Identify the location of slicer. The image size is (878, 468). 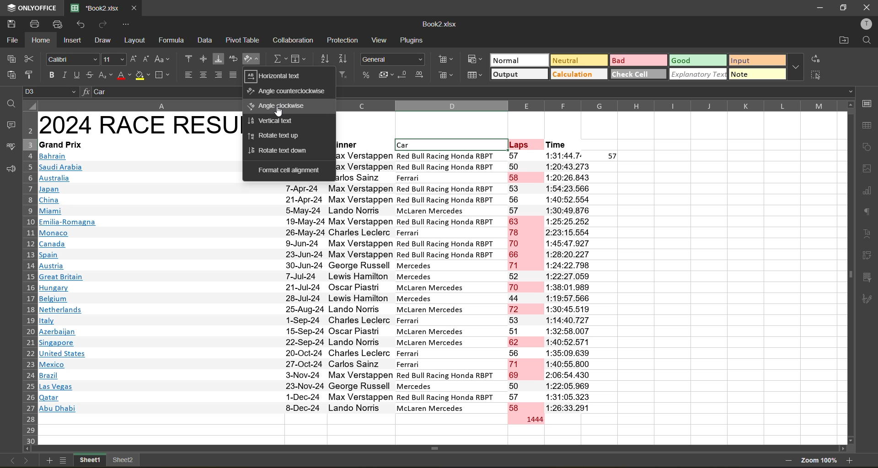
(867, 277).